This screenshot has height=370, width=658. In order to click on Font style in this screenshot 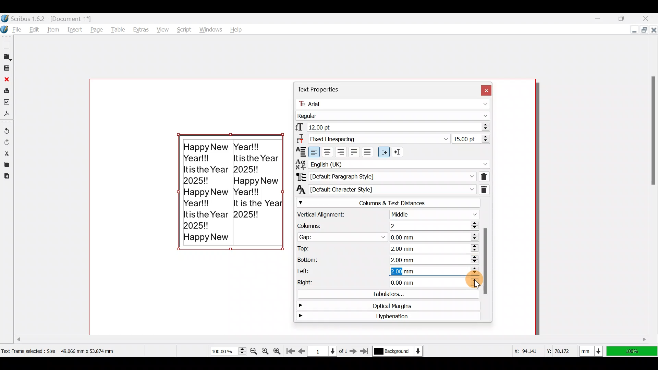, I will do `click(394, 114)`.